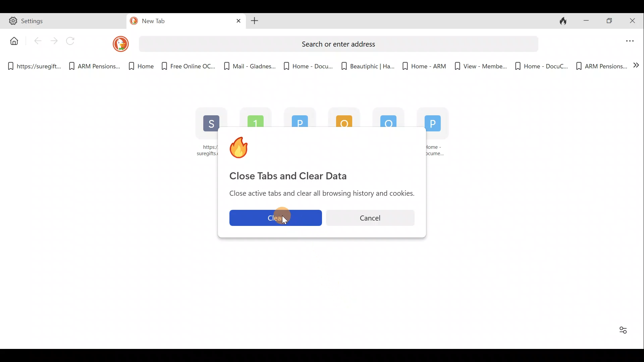 The height and width of the screenshot is (362, 644). What do you see at coordinates (203, 133) in the screenshot?
I see `https://
suregifts co...` at bounding box center [203, 133].